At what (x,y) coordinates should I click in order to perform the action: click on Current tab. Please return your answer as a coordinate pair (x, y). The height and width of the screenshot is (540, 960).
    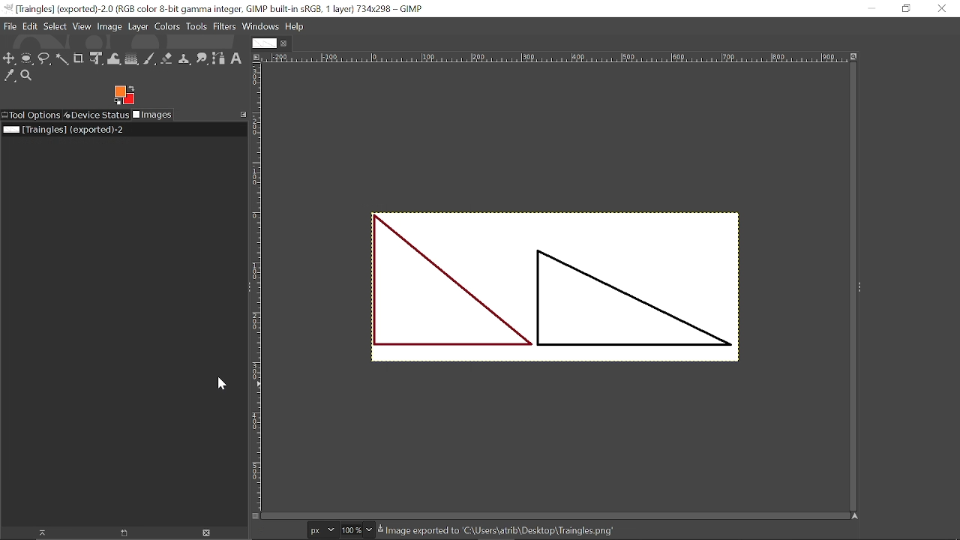
    Looking at the image, I should click on (264, 43).